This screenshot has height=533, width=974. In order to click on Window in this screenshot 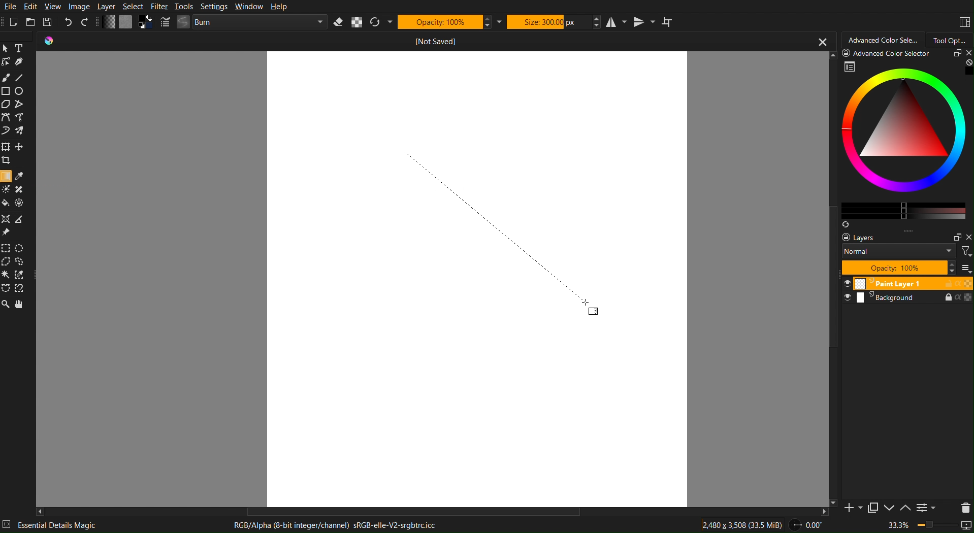, I will do `click(247, 7)`.